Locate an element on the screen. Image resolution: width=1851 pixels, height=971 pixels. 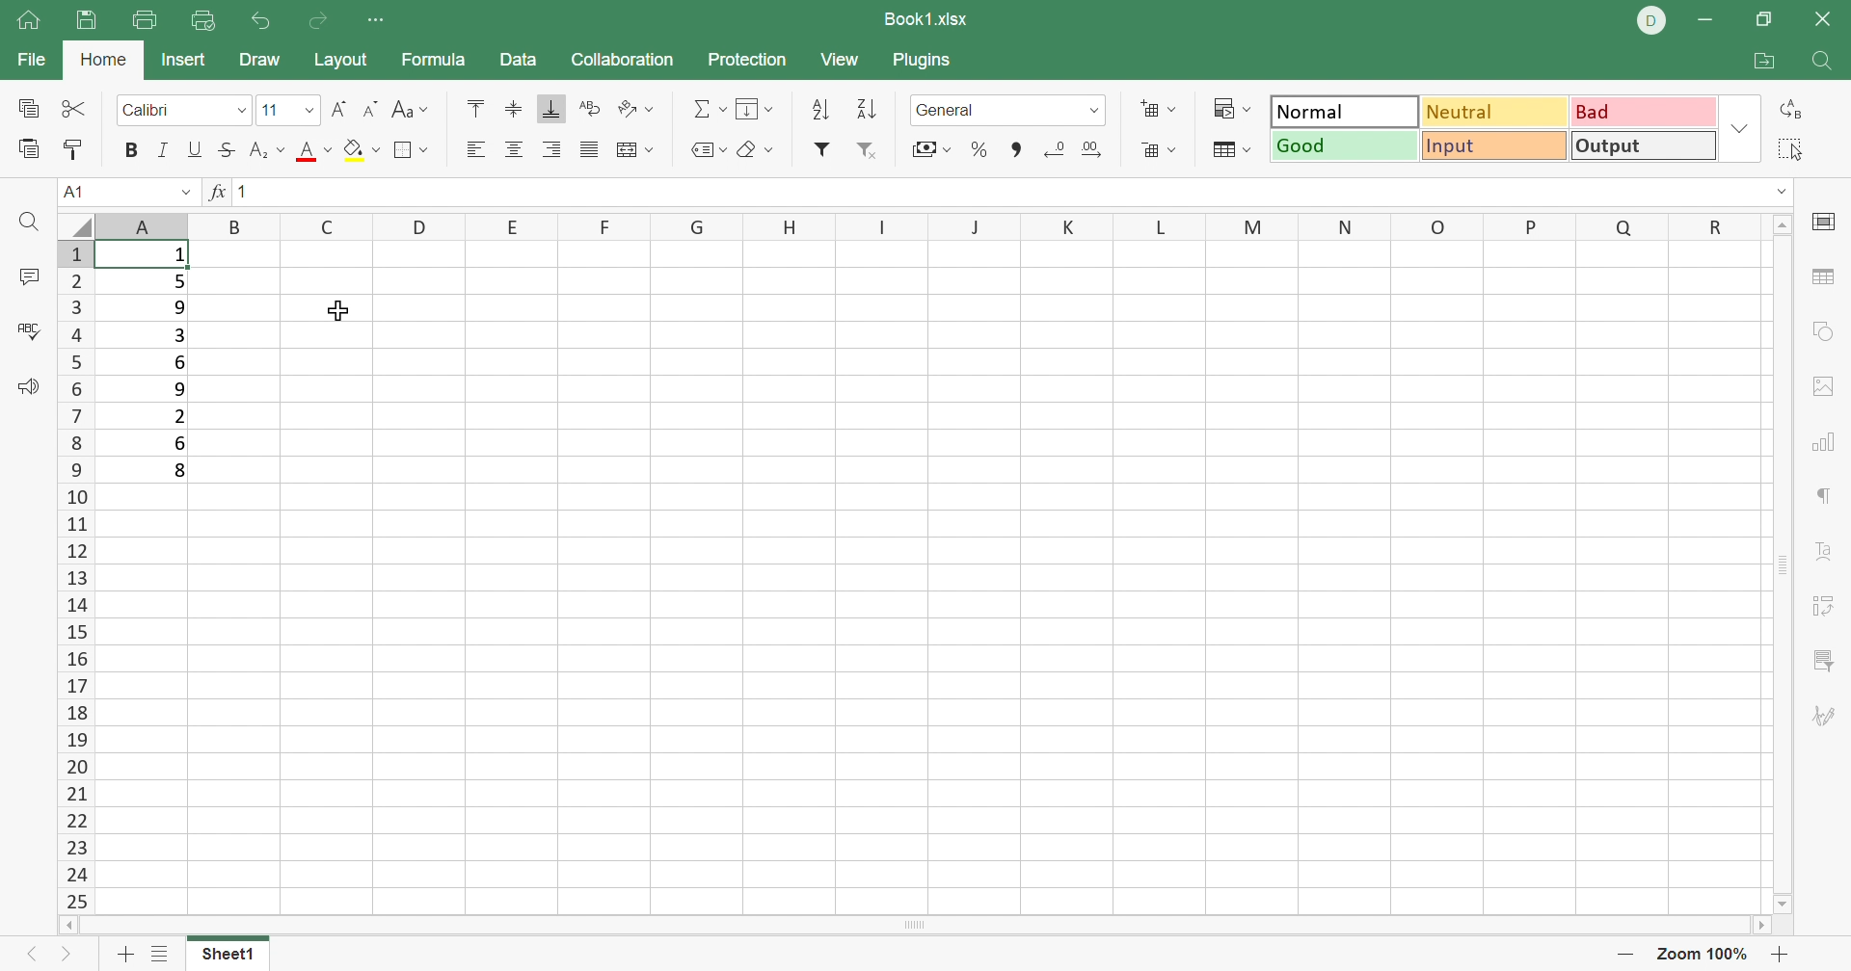
9 is located at coordinates (178, 387).